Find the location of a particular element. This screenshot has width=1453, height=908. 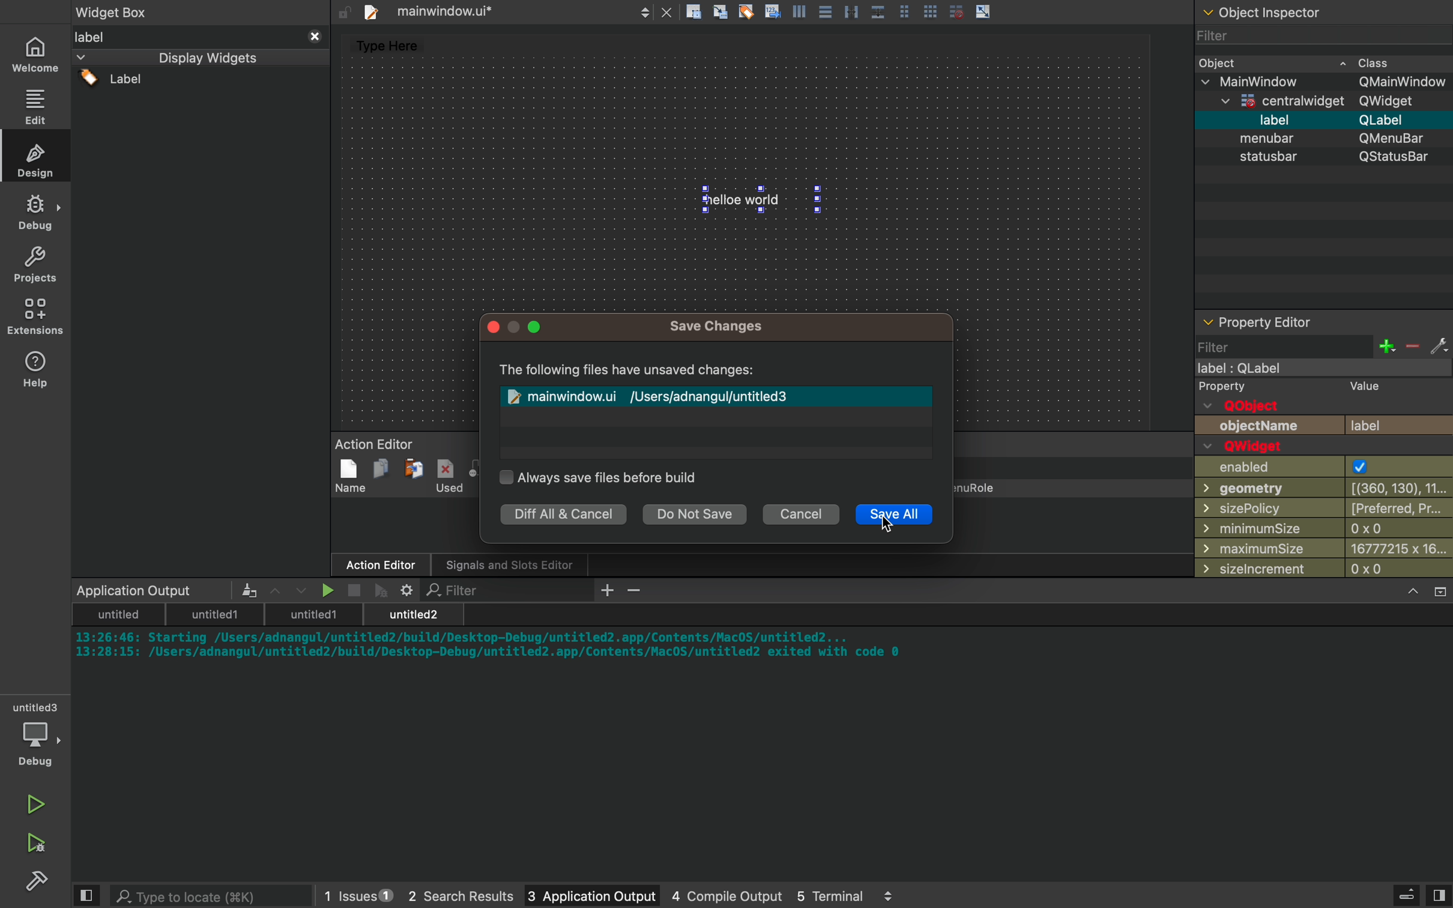

 is located at coordinates (721, 327).